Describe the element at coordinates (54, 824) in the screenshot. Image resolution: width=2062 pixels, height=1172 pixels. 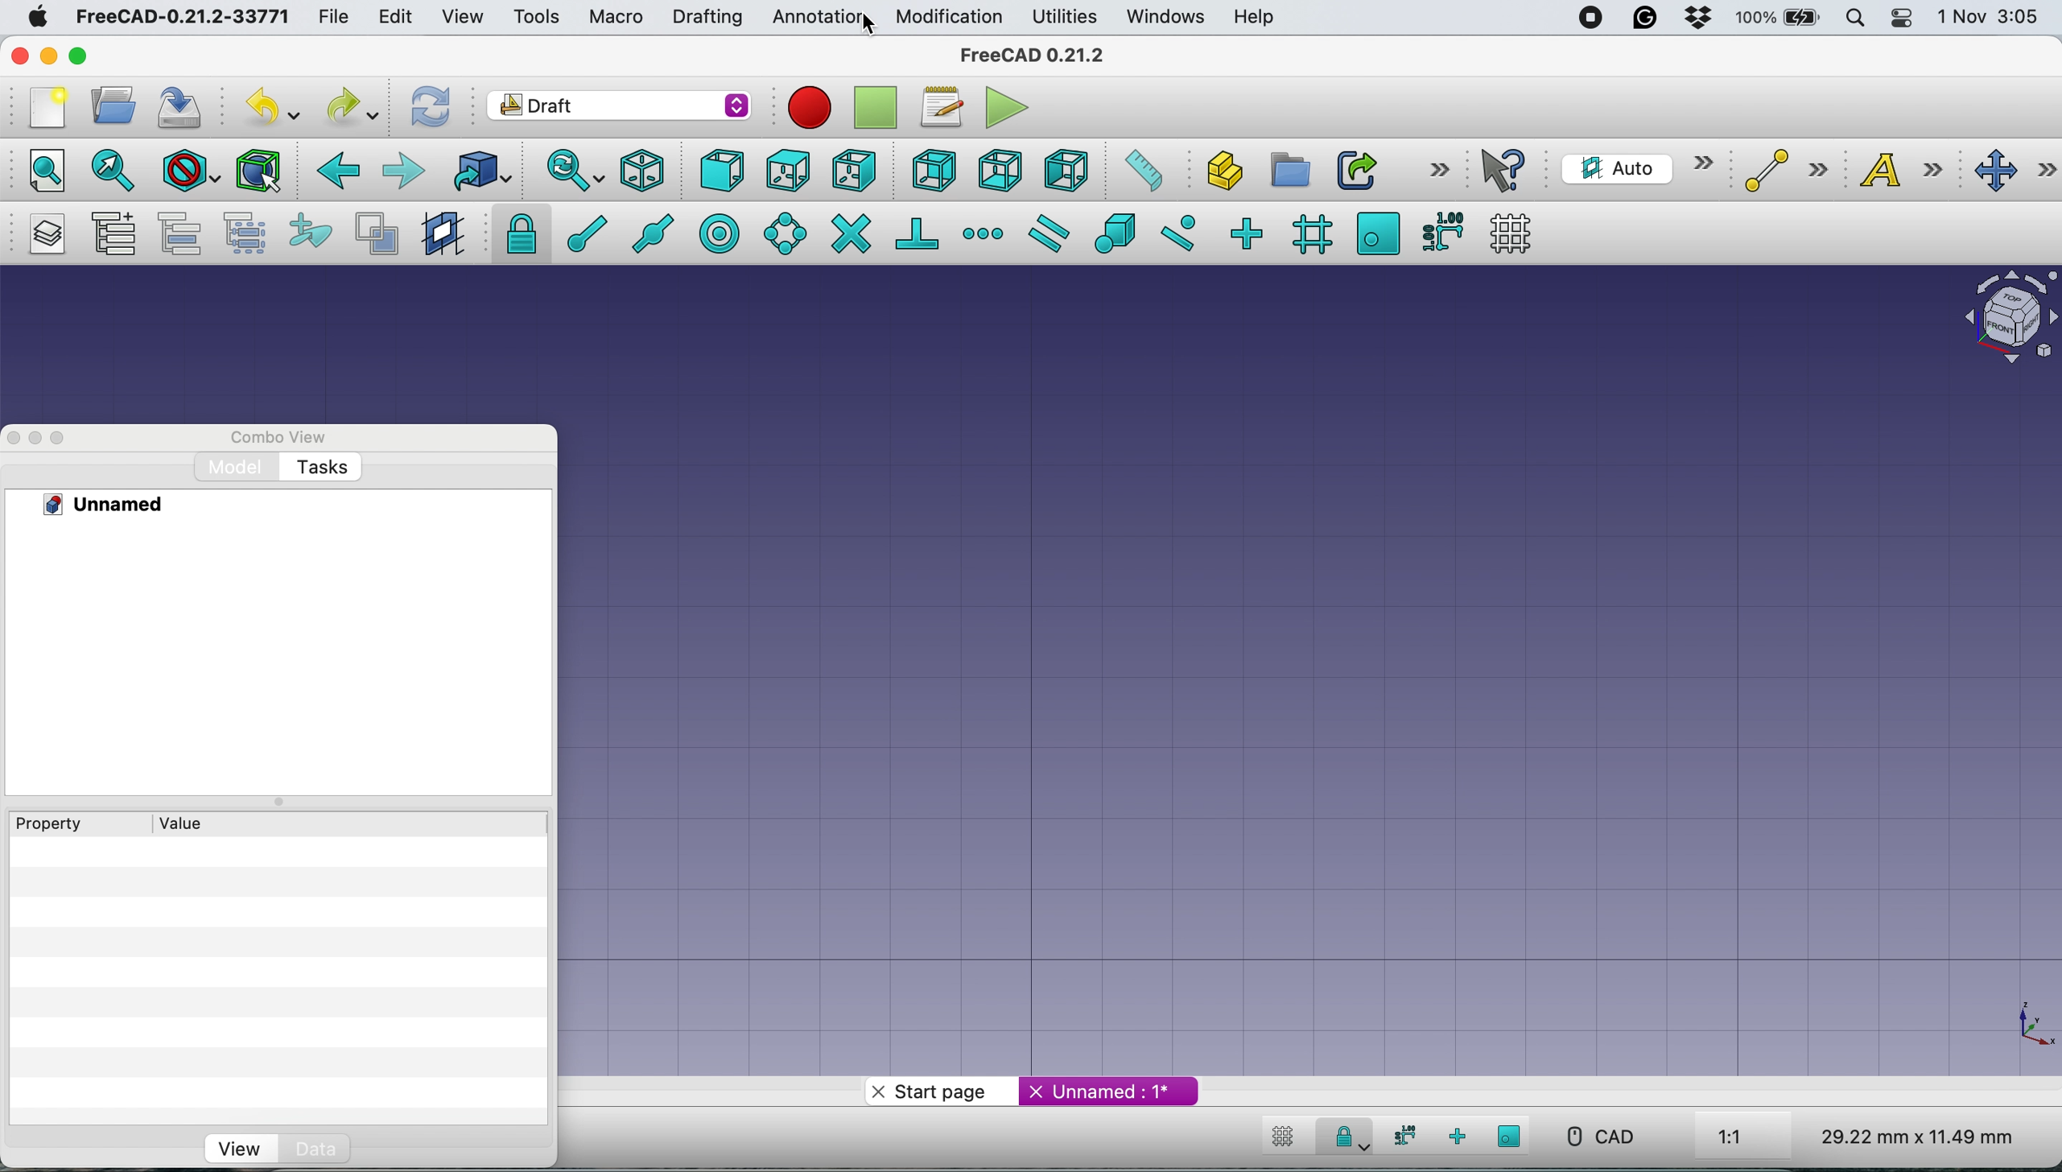
I see `property` at that location.